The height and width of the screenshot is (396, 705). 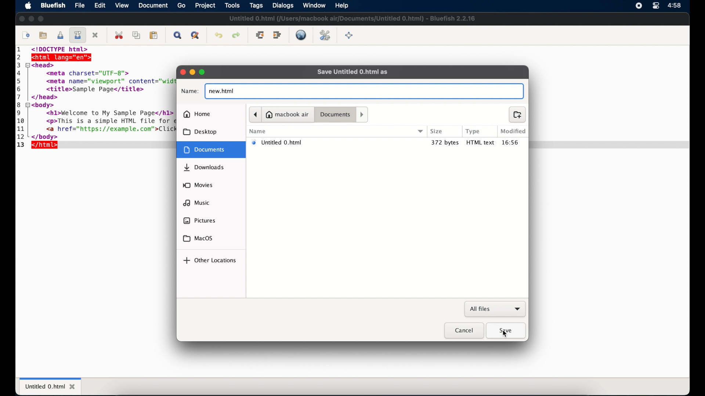 What do you see at coordinates (190, 92) in the screenshot?
I see `name:` at bounding box center [190, 92].